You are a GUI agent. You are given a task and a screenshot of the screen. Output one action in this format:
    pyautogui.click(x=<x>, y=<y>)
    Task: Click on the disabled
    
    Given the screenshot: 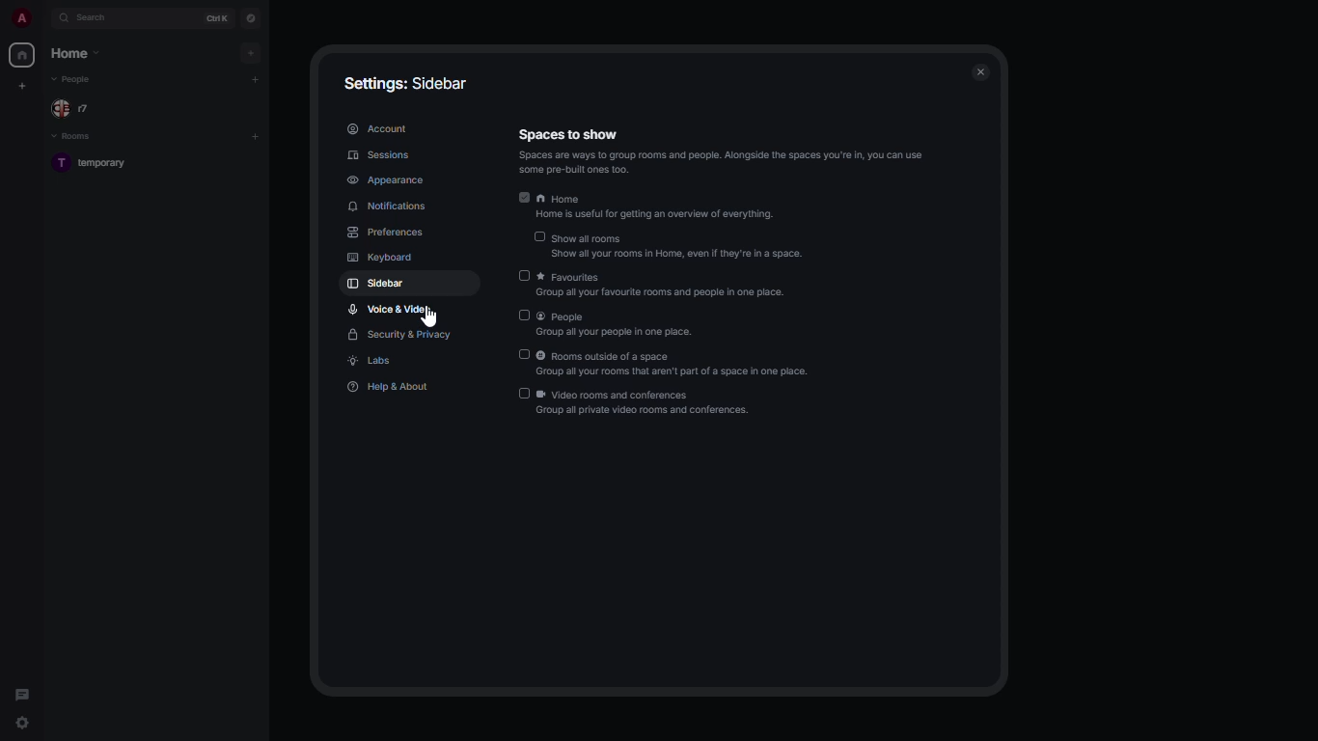 What is the action you would take?
    pyautogui.click(x=537, y=237)
    